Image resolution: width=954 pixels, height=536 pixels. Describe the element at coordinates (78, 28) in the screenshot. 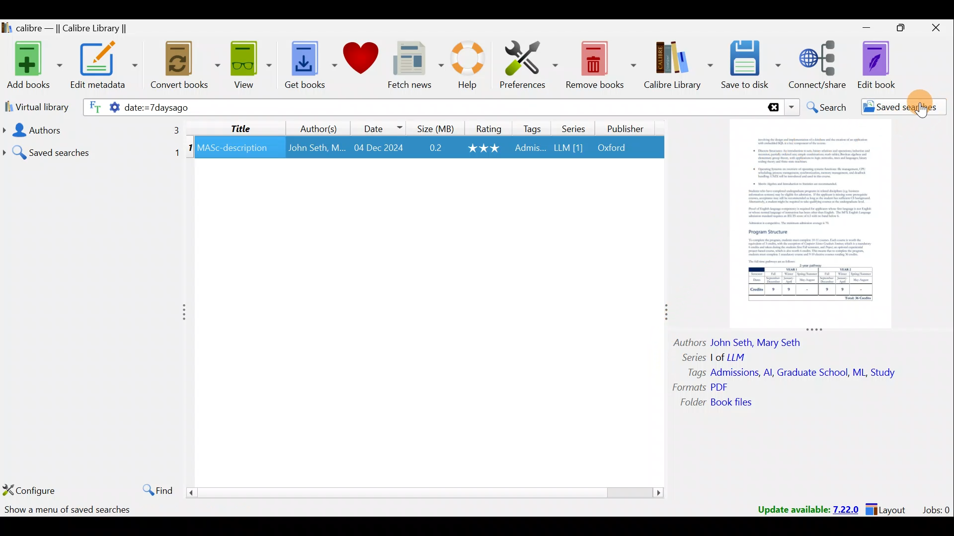

I see `calibre — || Calibre Library ||` at that location.